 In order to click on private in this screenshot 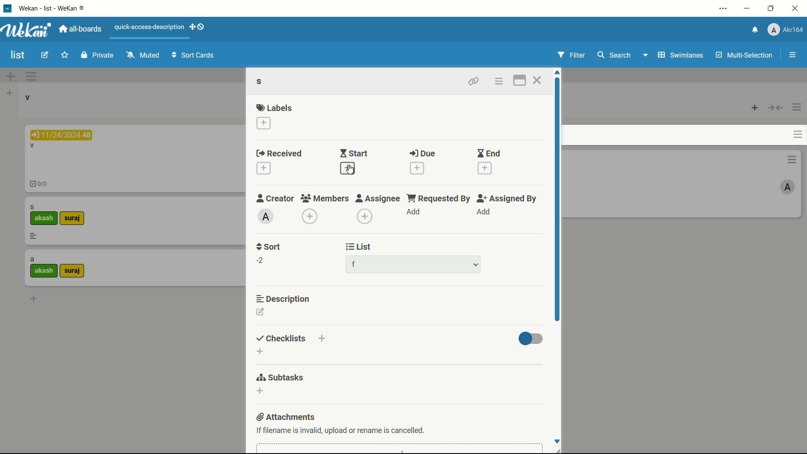, I will do `click(99, 55)`.